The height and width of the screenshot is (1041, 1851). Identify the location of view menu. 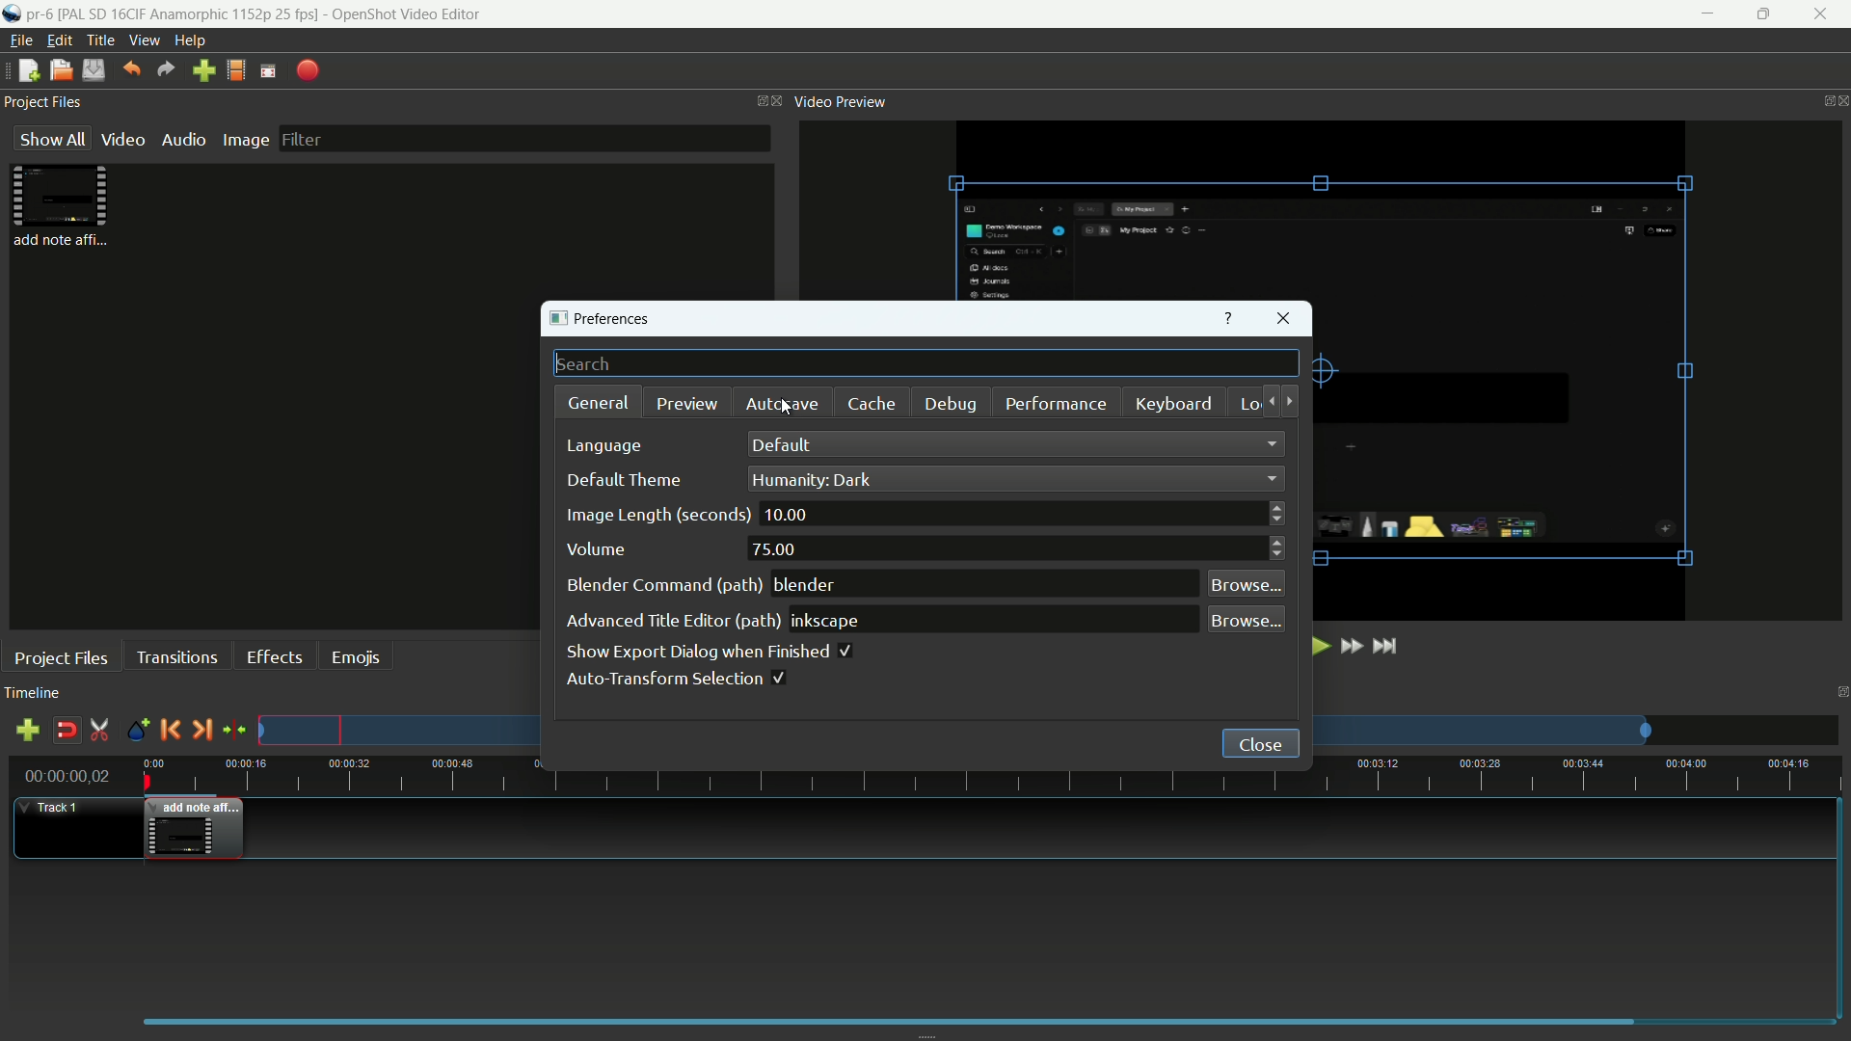
(142, 40).